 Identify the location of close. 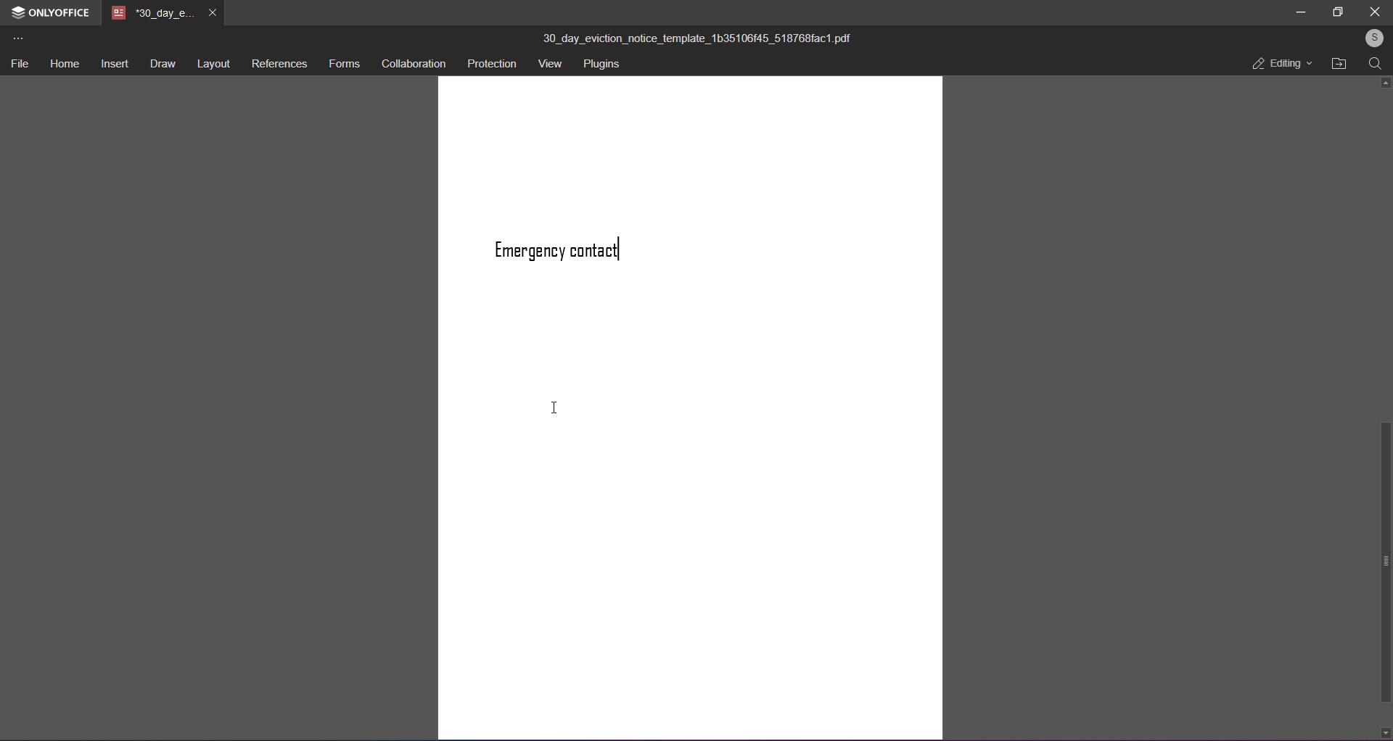
(1374, 12).